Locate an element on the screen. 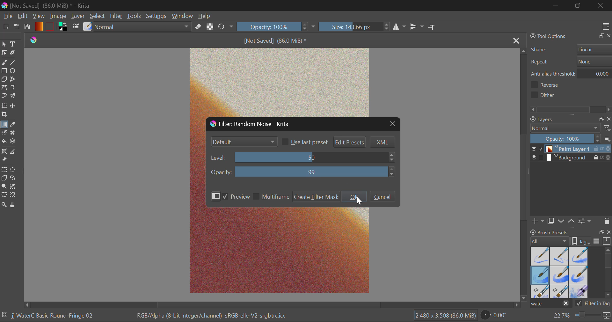  Cursor on OK is located at coordinates (354, 197).